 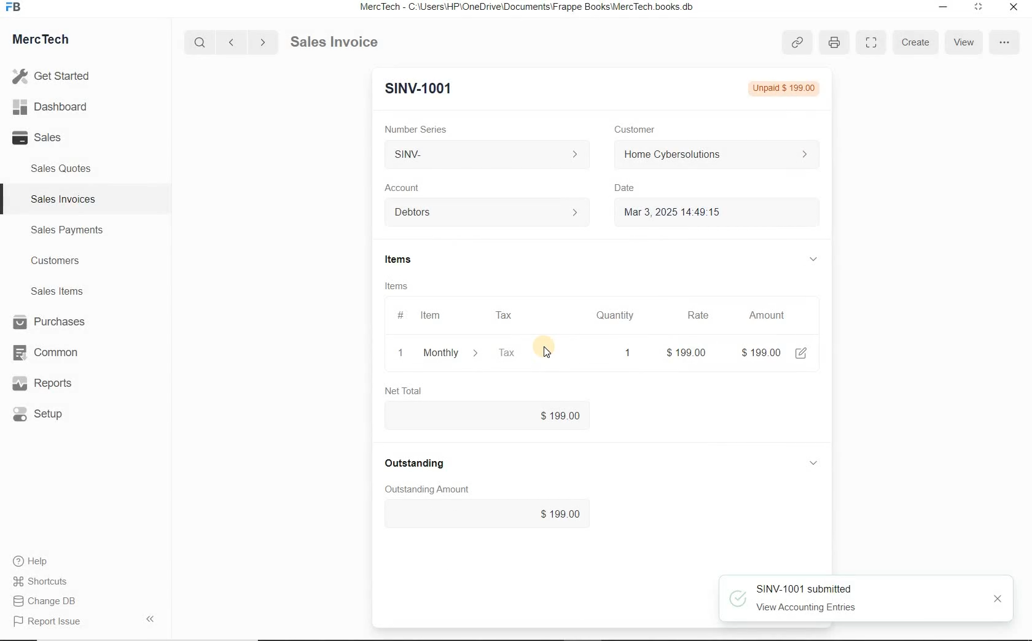 What do you see at coordinates (55, 138) in the screenshot?
I see `Sales` at bounding box center [55, 138].